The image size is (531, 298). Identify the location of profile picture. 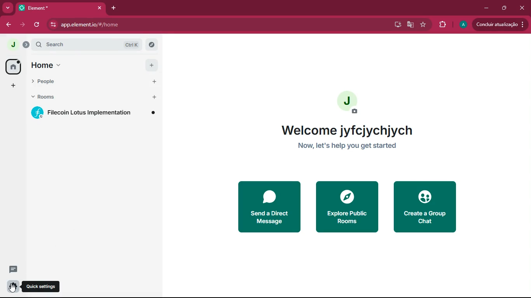
(12, 45).